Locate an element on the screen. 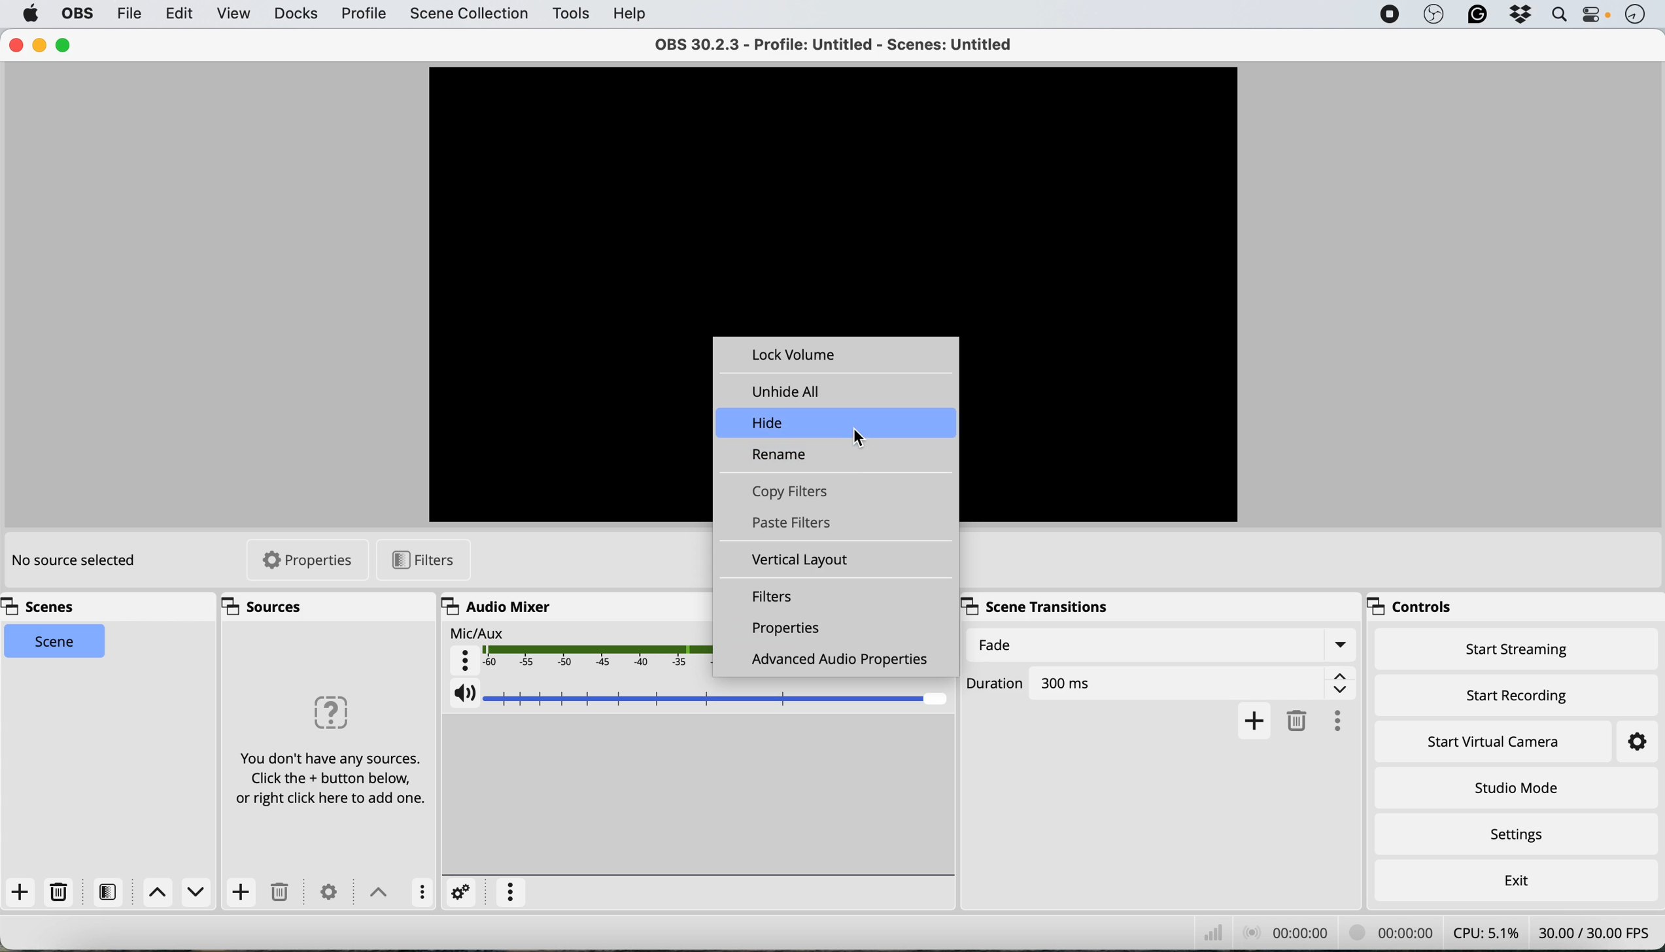  profile is located at coordinates (362, 16).